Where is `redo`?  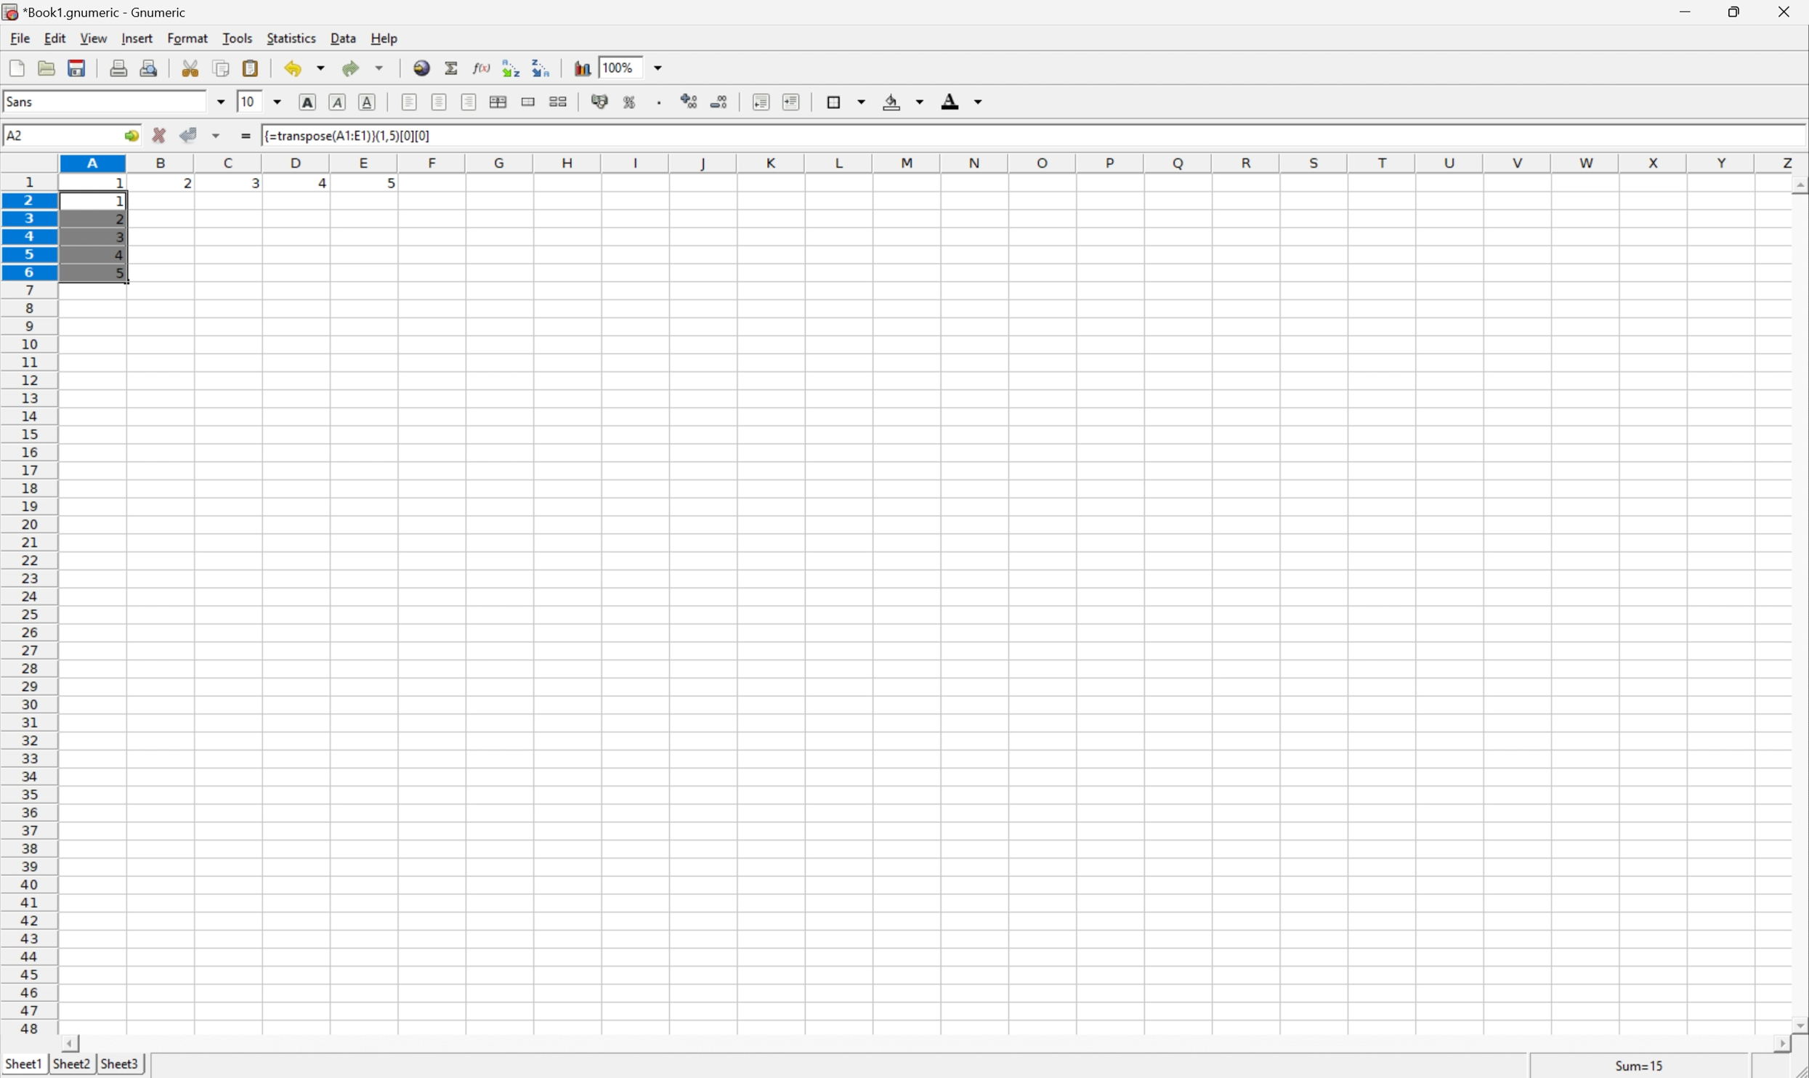 redo is located at coordinates (366, 68).